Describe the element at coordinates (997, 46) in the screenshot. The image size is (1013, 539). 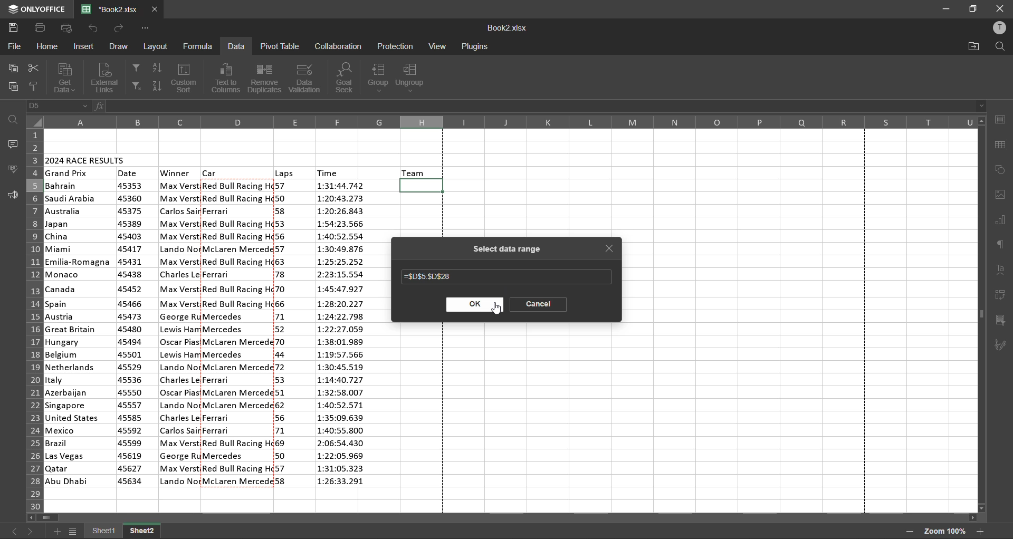
I see `find` at that location.